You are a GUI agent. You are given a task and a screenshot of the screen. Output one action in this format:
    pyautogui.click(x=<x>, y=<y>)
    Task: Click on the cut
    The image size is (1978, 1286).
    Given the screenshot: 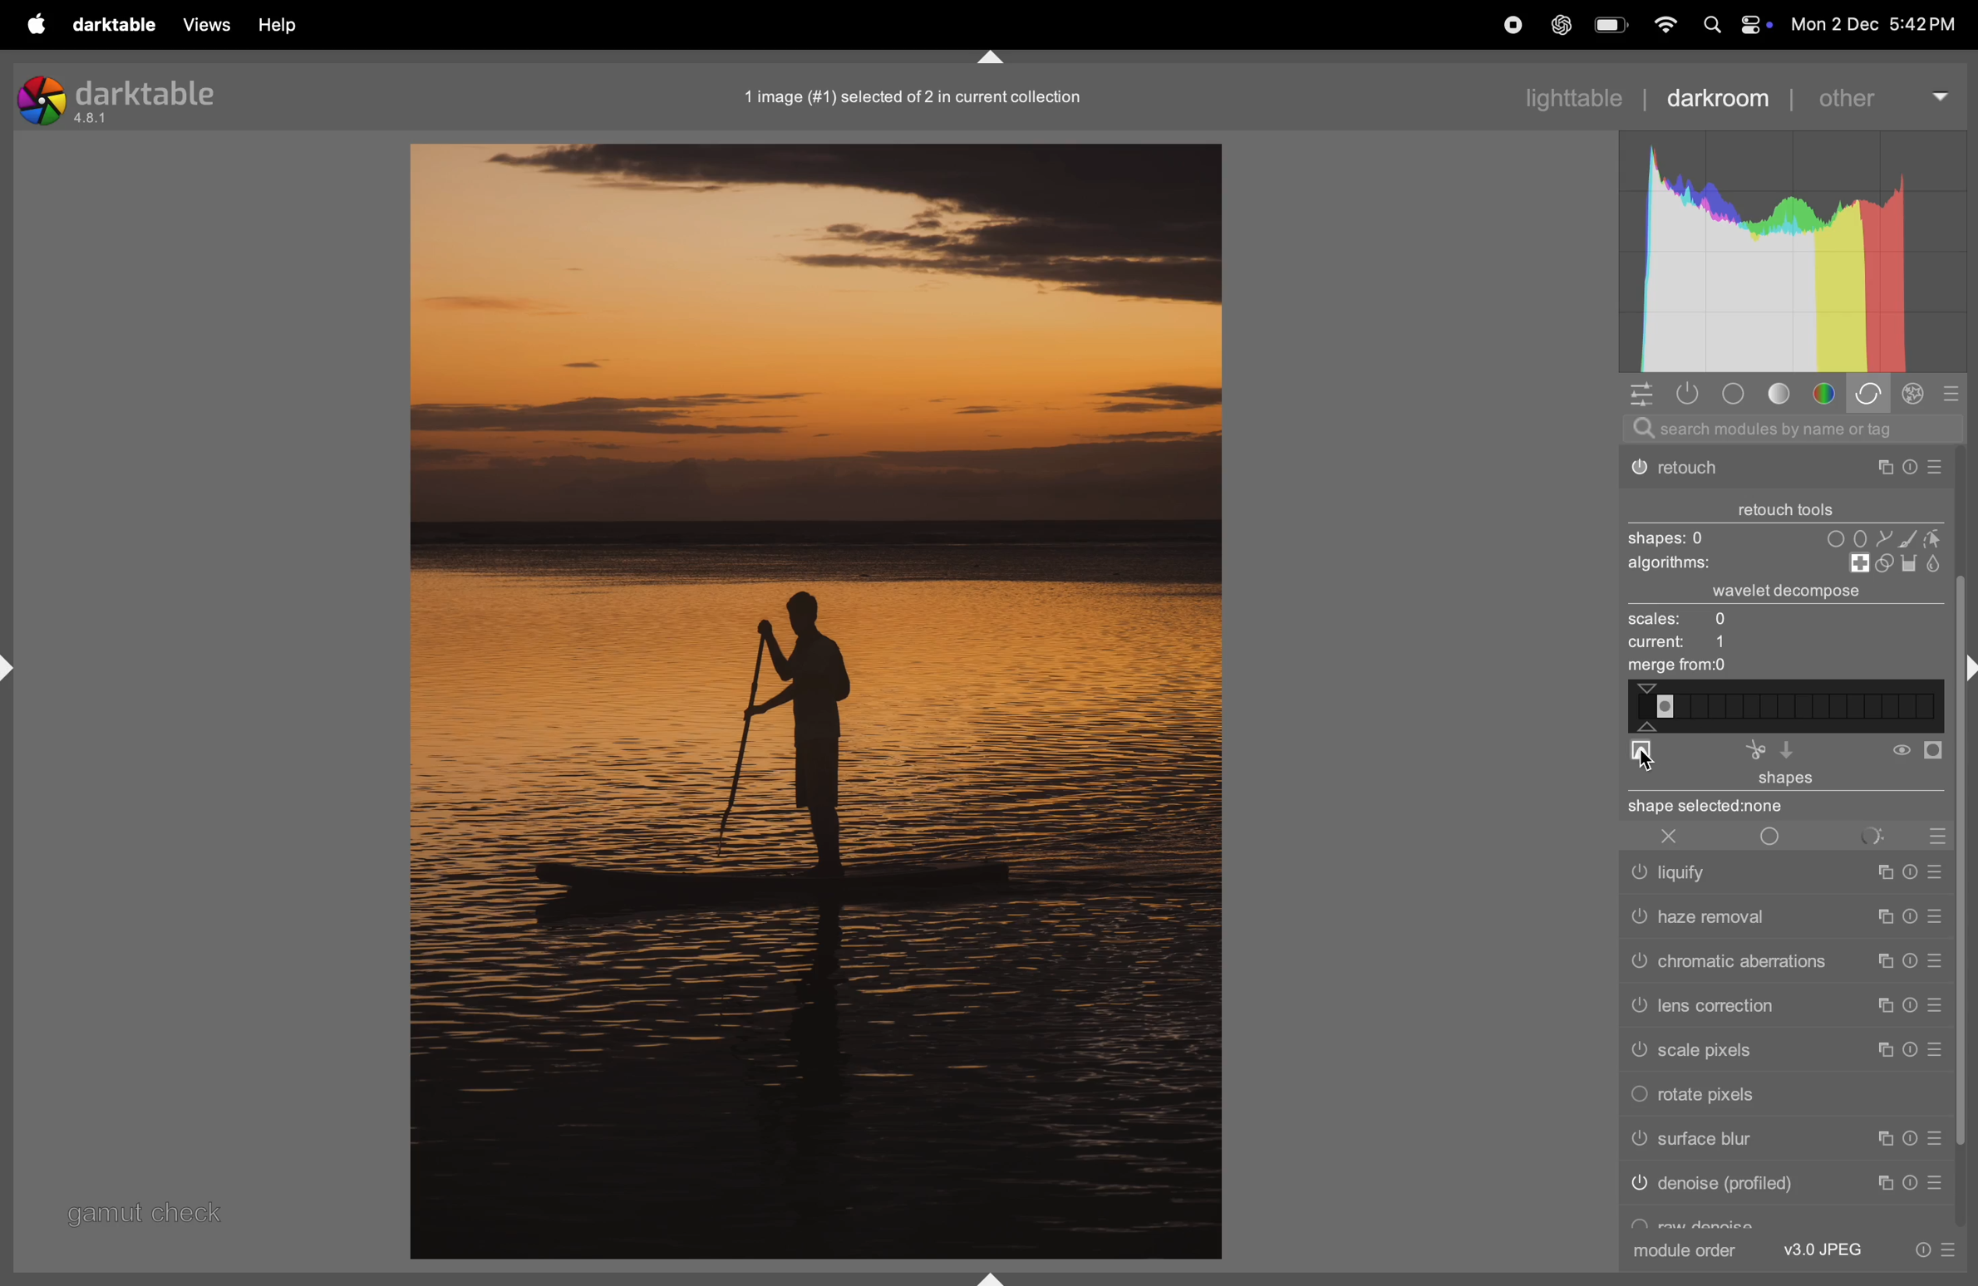 What is the action you would take?
    pyautogui.click(x=1794, y=749)
    